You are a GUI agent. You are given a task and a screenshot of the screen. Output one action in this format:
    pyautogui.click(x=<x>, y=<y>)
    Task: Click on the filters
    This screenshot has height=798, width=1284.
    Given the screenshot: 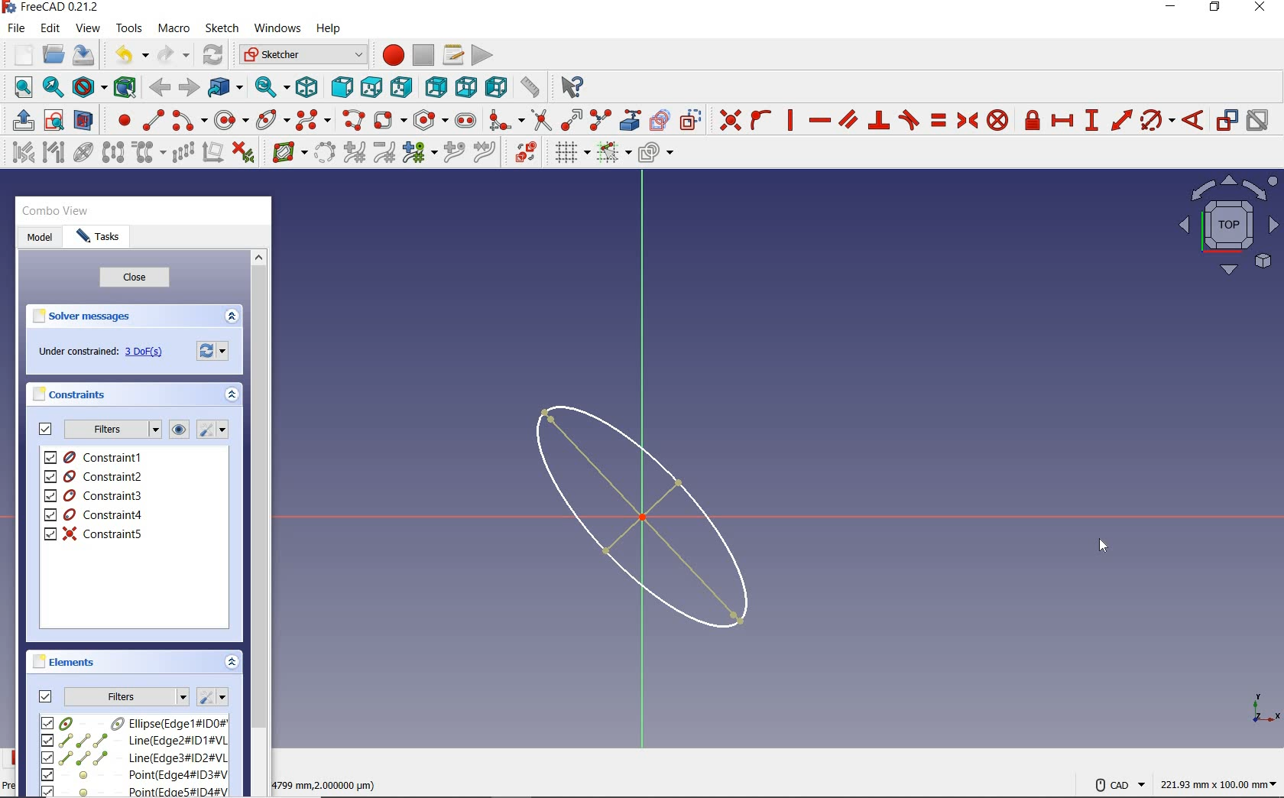 What is the action you would take?
    pyautogui.click(x=127, y=695)
    